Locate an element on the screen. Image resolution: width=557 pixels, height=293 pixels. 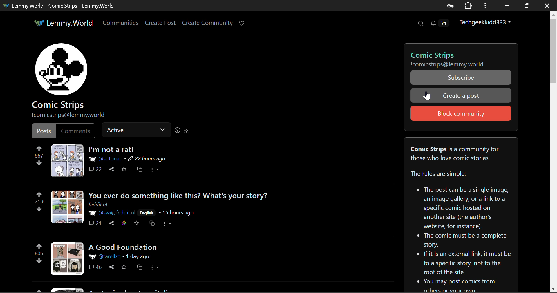
Comic Strips is located at coordinates (69, 104).